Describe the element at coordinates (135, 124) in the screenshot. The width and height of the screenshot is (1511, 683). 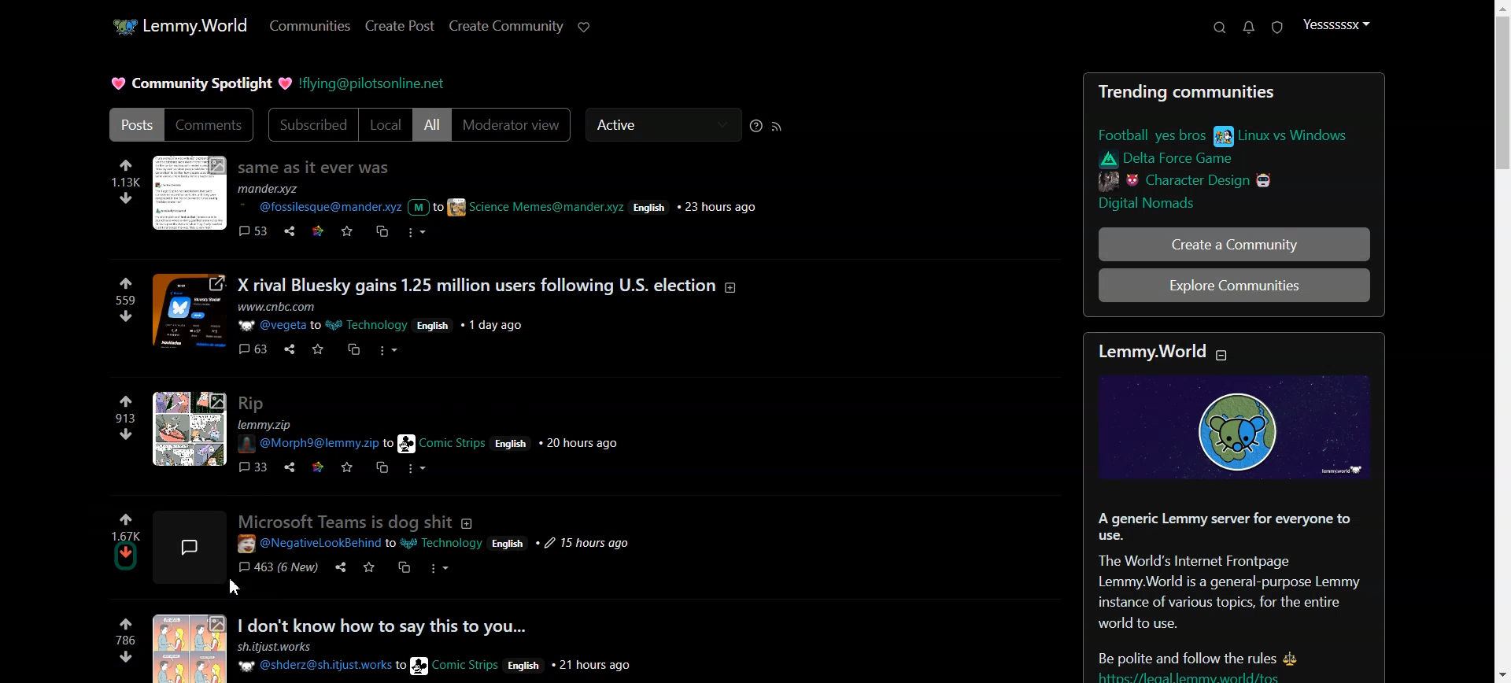
I see `Posts` at that location.